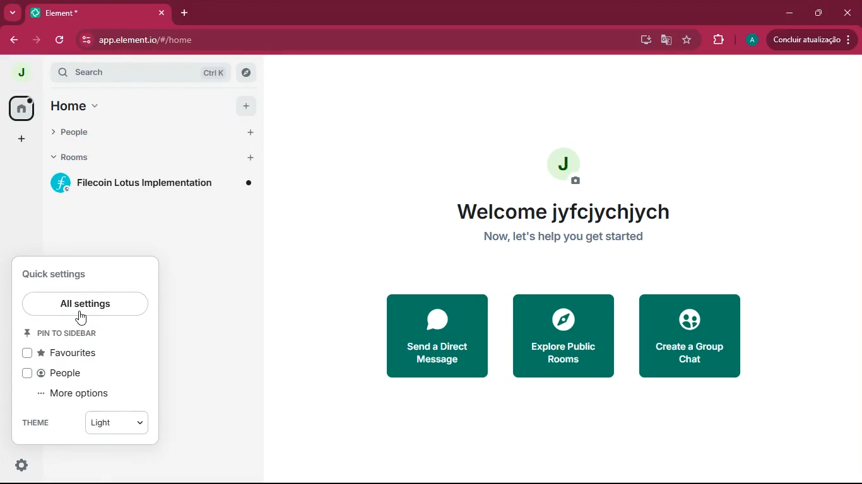 The width and height of the screenshot is (862, 484). Describe the element at coordinates (17, 107) in the screenshot. I see `home` at that location.